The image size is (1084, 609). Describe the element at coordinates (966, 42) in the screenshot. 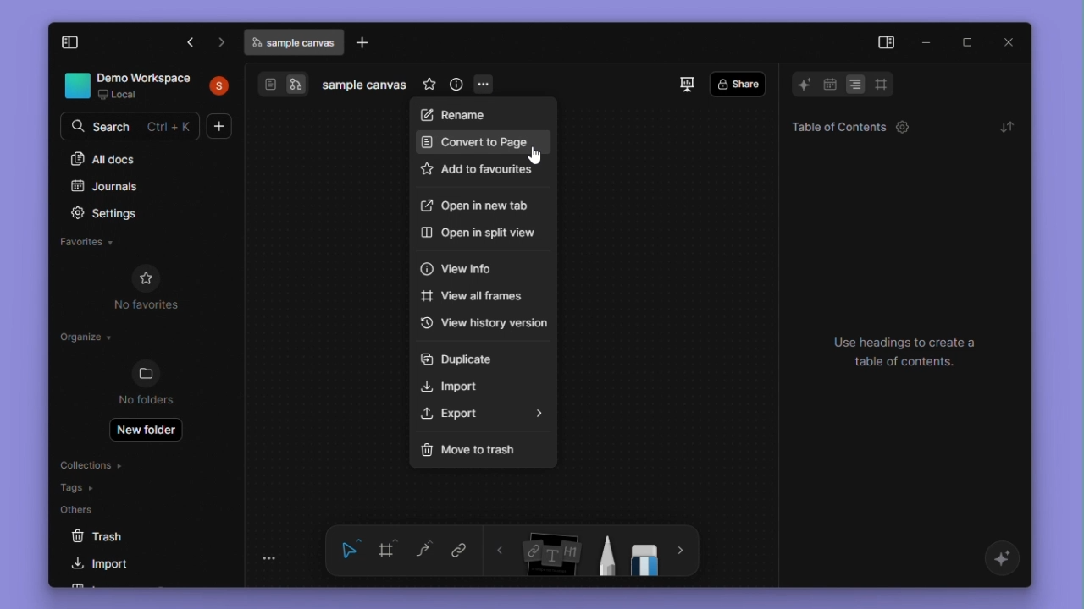

I see `Maximize` at that location.